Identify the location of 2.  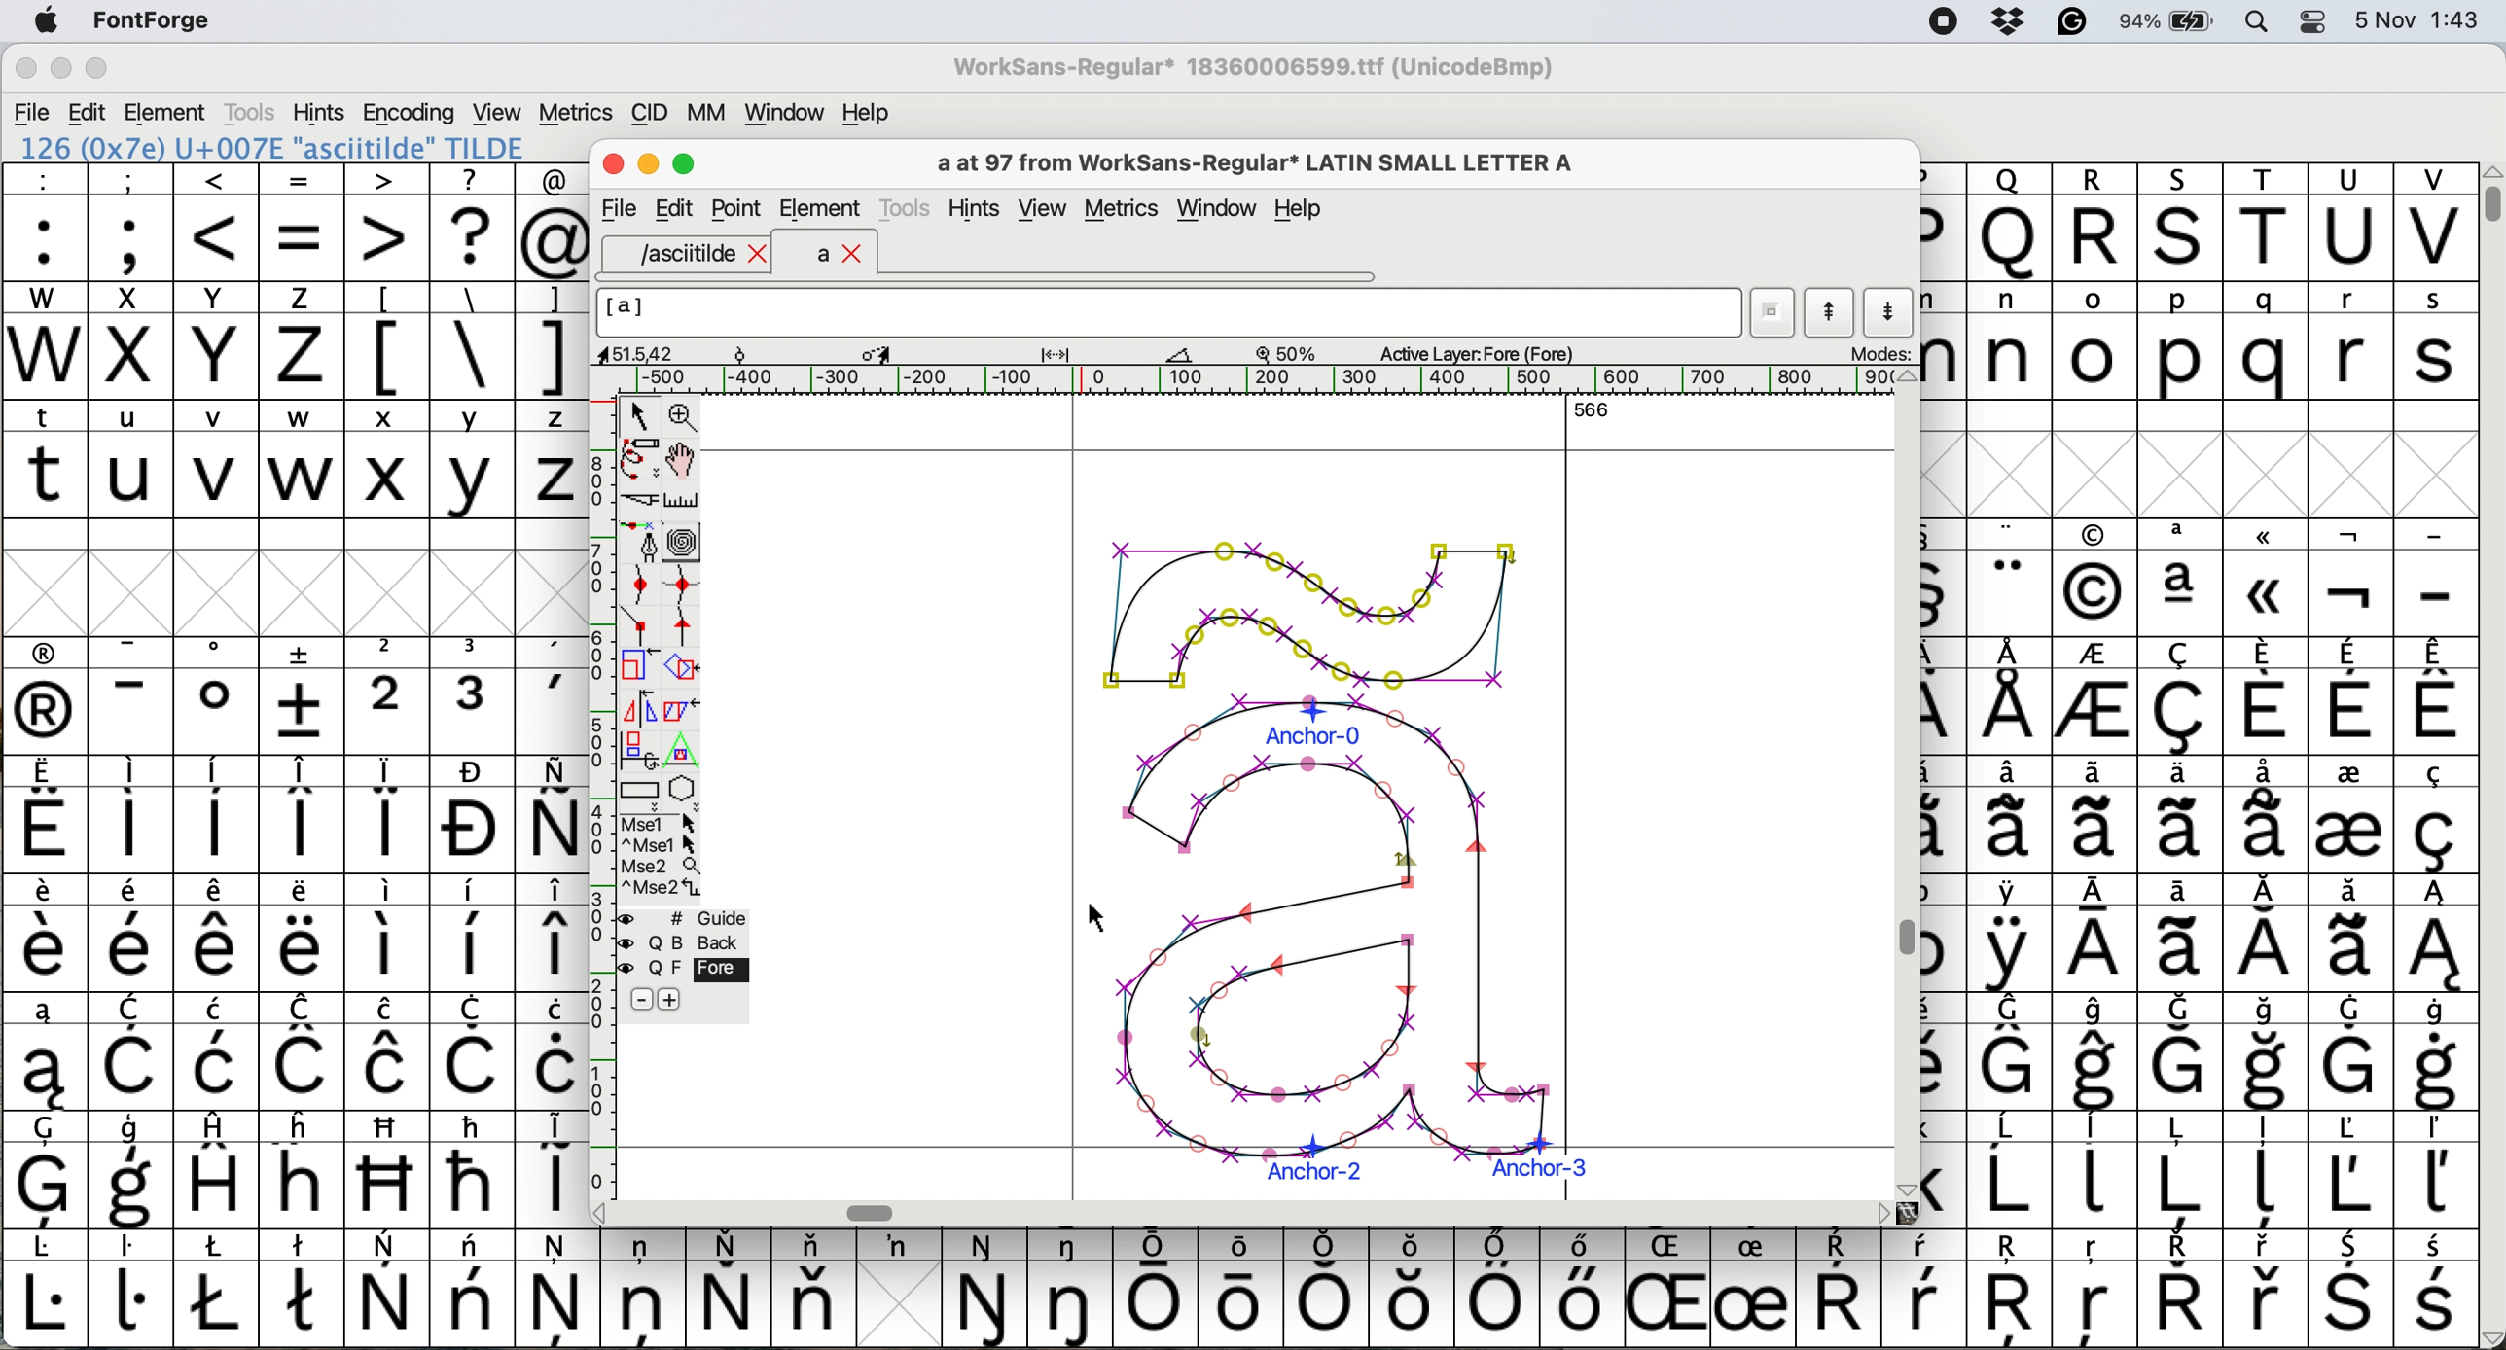
(388, 695).